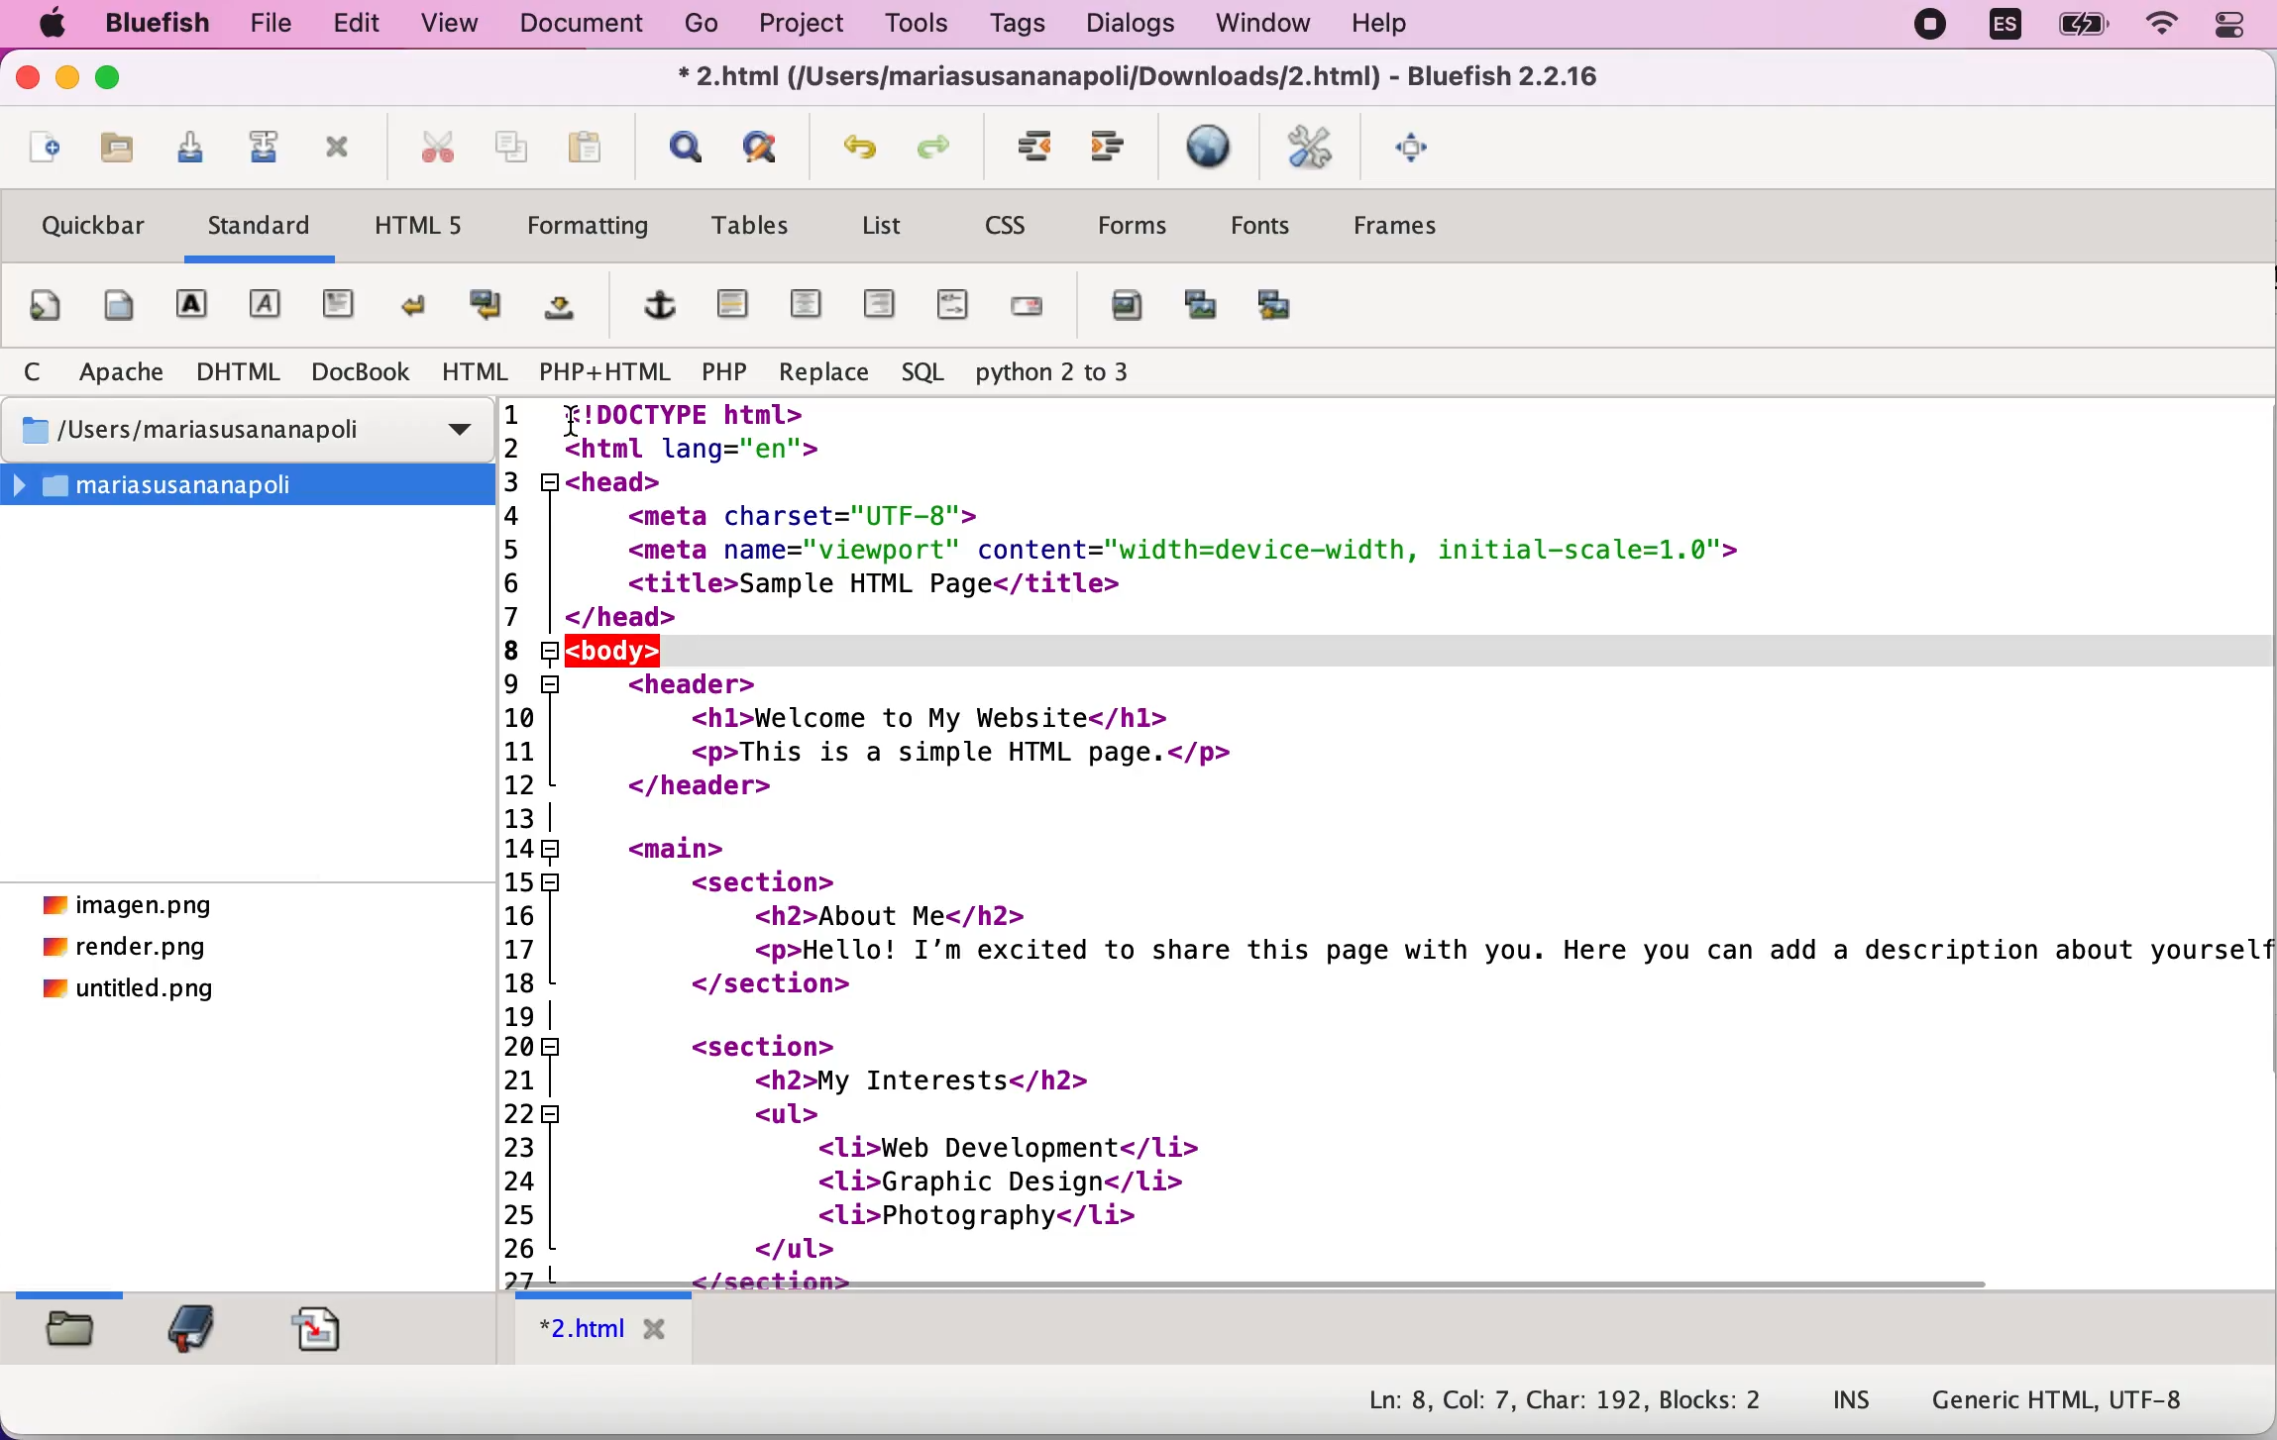  What do you see at coordinates (1073, 372) in the screenshot?
I see `python 2 to 3` at bounding box center [1073, 372].